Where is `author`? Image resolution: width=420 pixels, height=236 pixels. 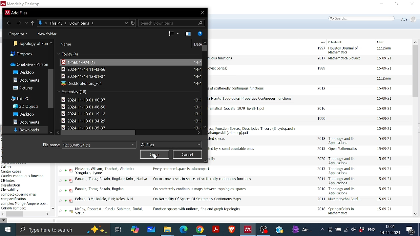 author is located at coordinates (11, 171).